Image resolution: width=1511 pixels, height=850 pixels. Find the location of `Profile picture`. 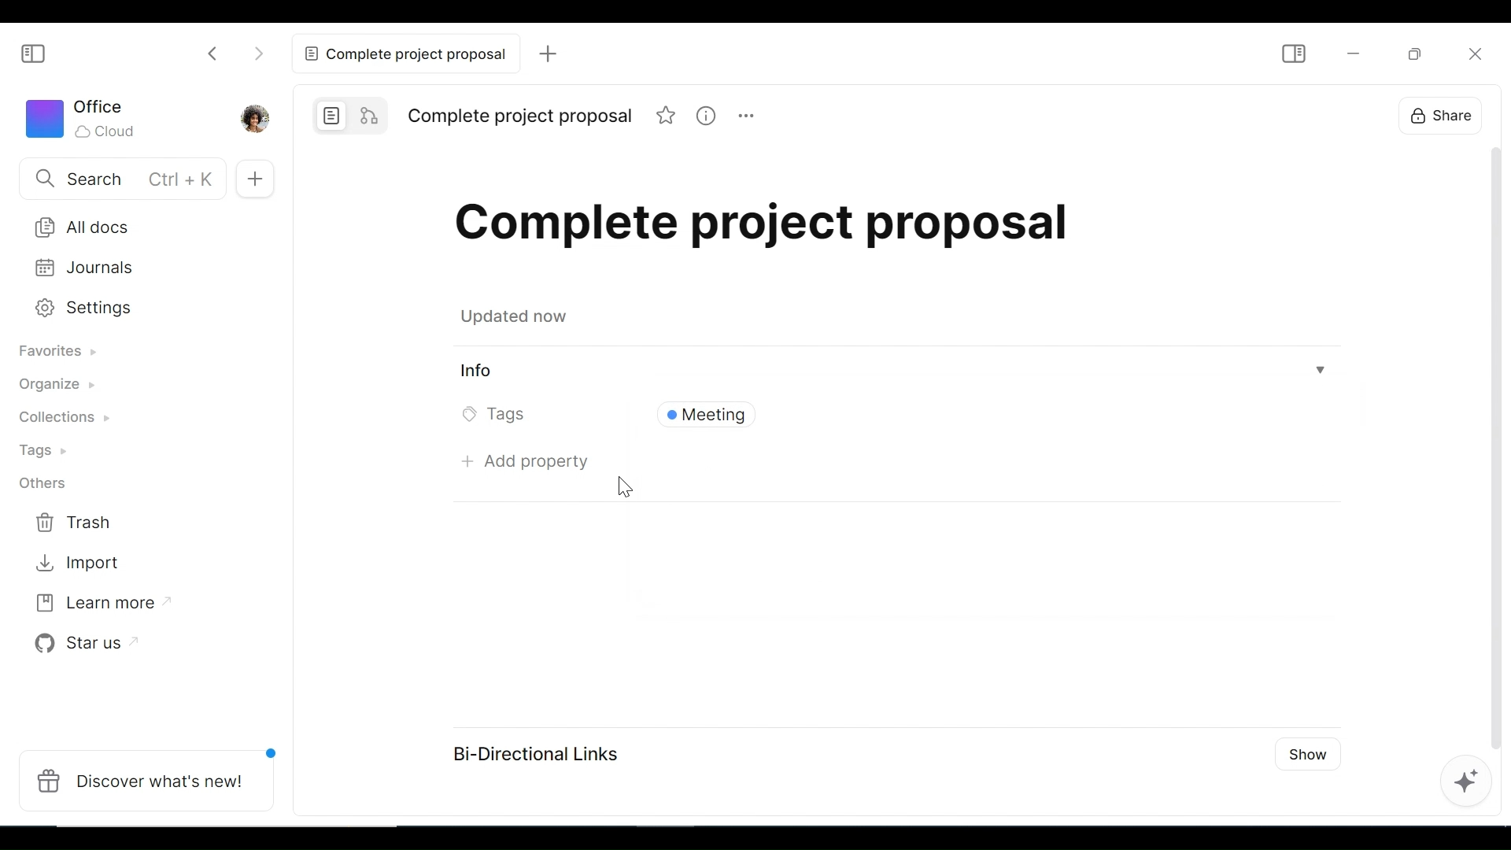

Profile picture is located at coordinates (256, 117).